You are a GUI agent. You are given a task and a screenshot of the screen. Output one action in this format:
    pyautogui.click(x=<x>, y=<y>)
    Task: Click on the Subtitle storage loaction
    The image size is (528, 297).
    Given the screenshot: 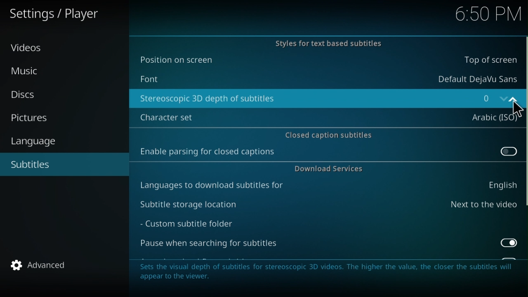 What is the action you would take?
    pyautogui.click(x=328, y=205)
    